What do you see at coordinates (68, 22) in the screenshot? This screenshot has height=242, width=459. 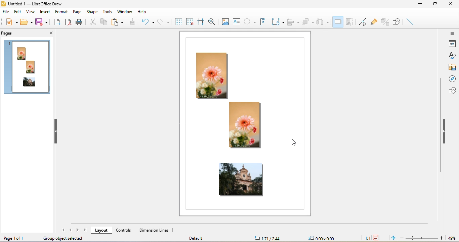 I see `export directly as pdf` at bounding box center [68, 22].